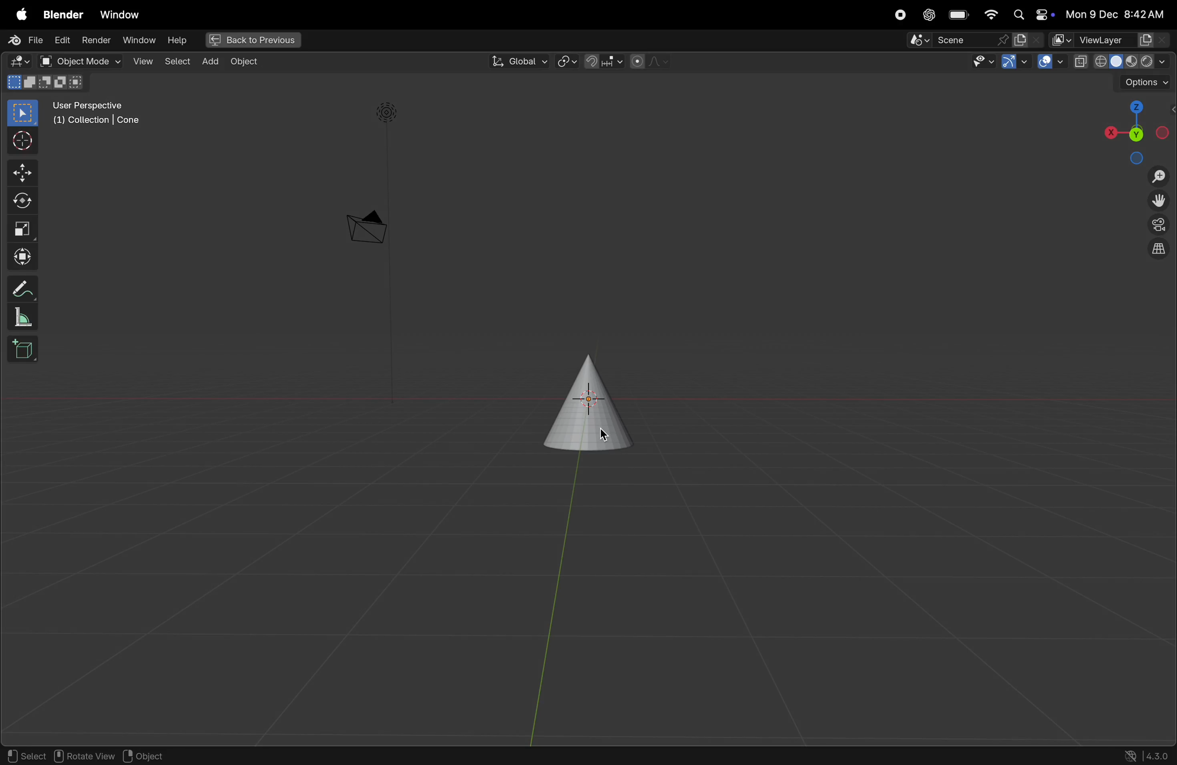 The width and height of the screenshot is (1177, 765). Describe the element at coordinates (1125, 60) in the screenshot. I see `view port shading` at that location.